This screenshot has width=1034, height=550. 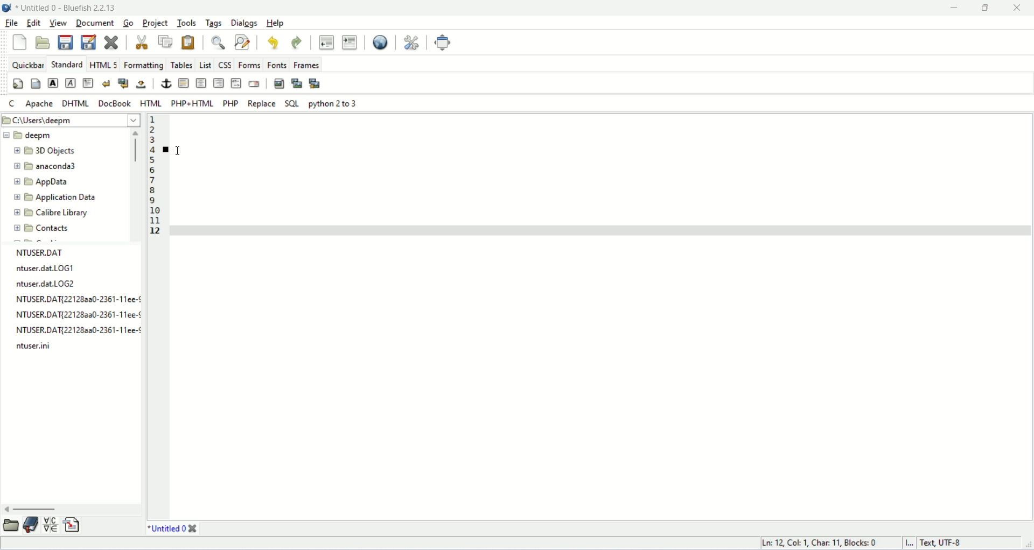 What do you see at coordinates (243, 42) in the screenshot?
I see `find and replace` at bounding box center [243, 42].